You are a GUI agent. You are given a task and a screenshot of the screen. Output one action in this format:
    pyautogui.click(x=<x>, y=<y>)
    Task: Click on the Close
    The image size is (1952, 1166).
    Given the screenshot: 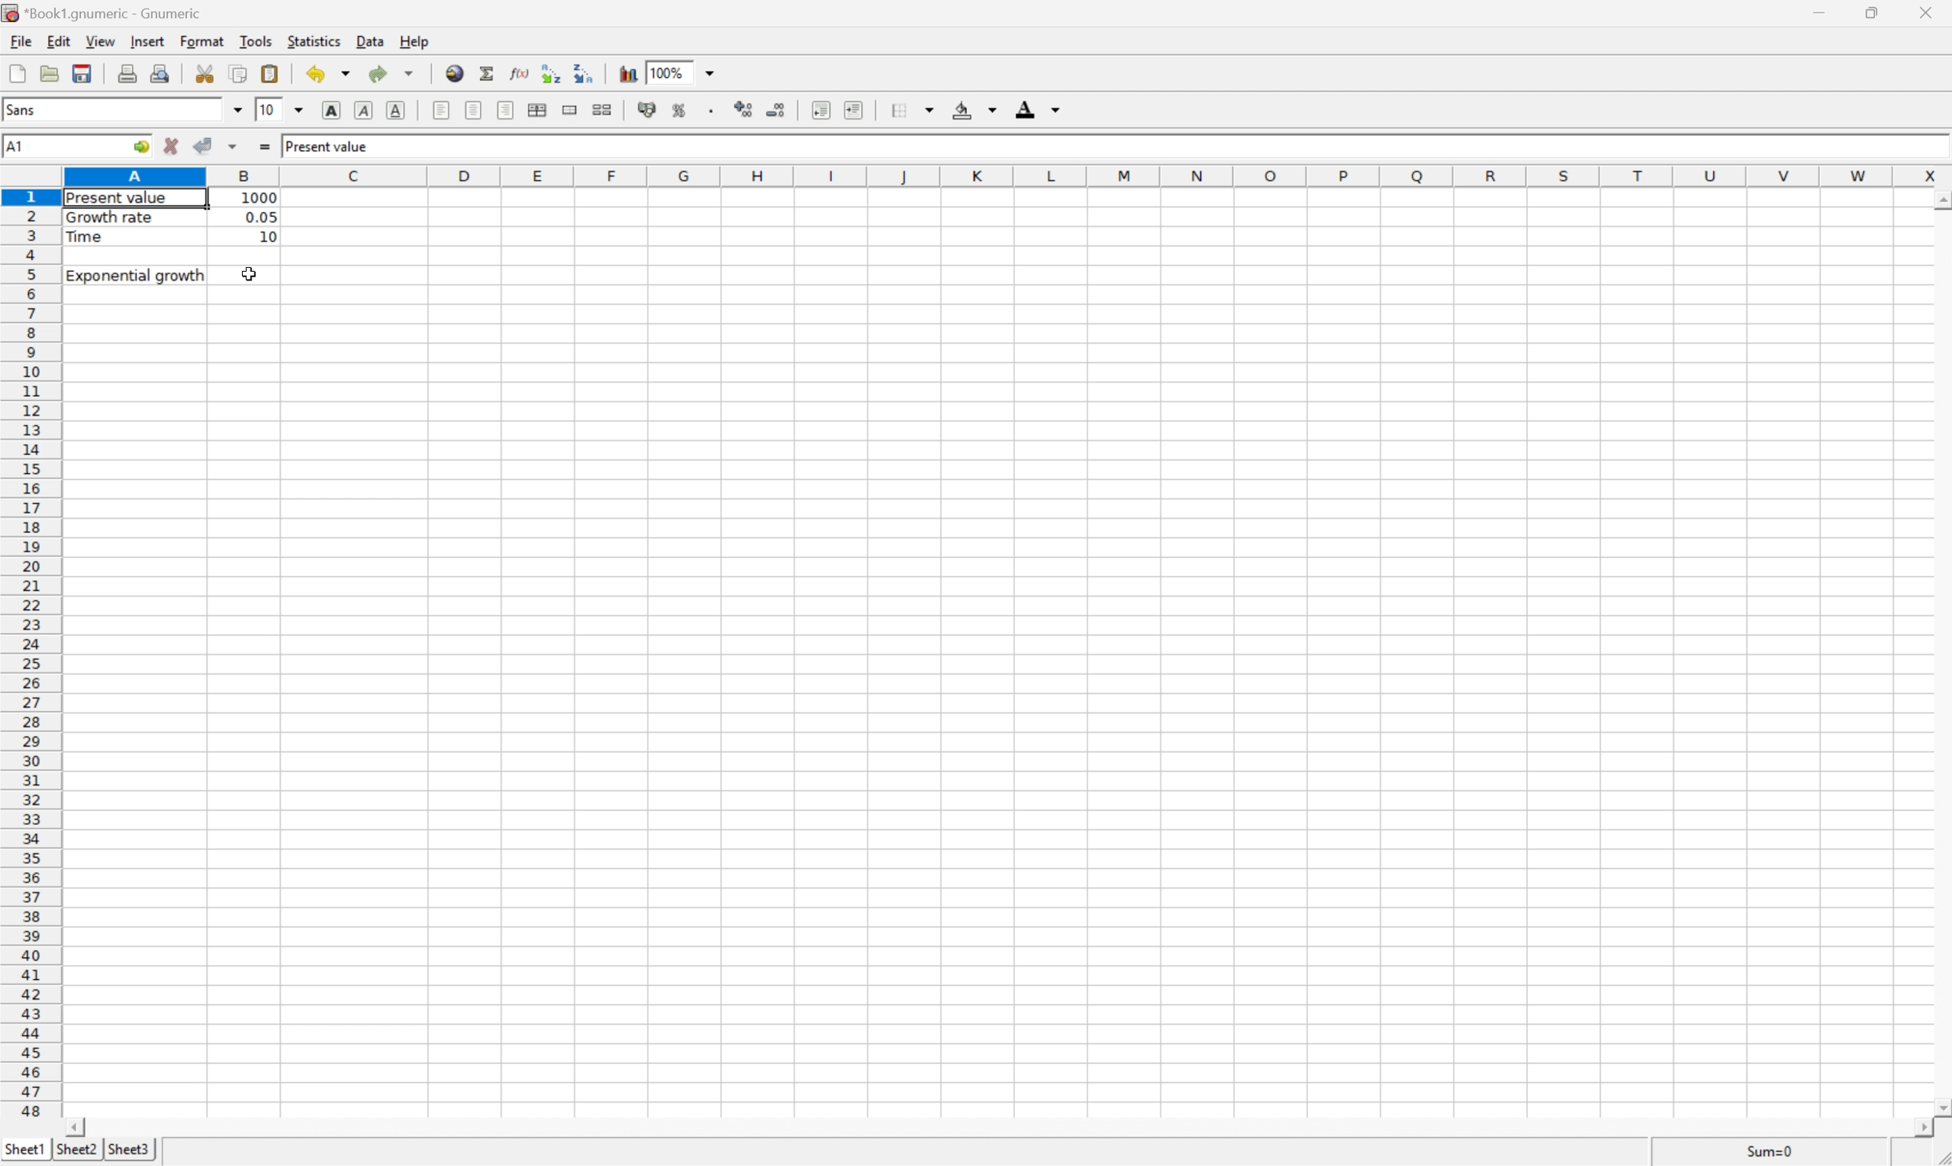 What is the action you would take?
    pyautogui.click(x=1923, y=13)
    